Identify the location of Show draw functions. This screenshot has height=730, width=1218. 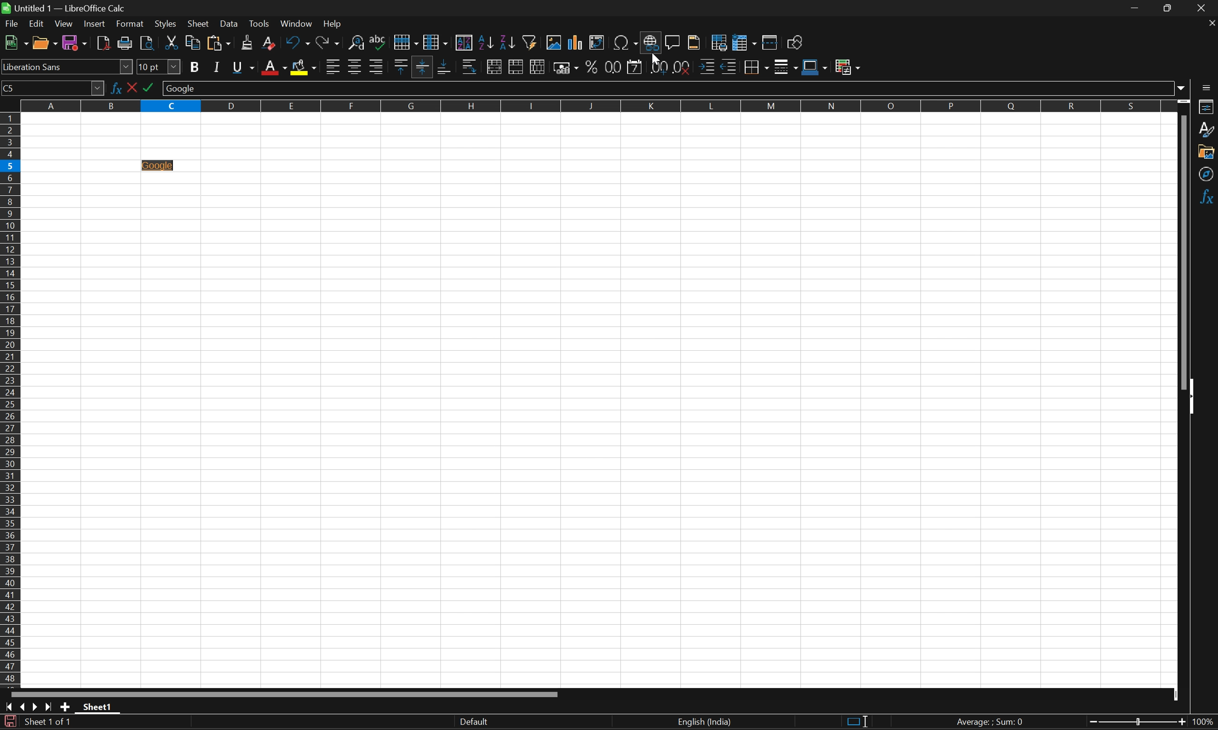
(796, 41).